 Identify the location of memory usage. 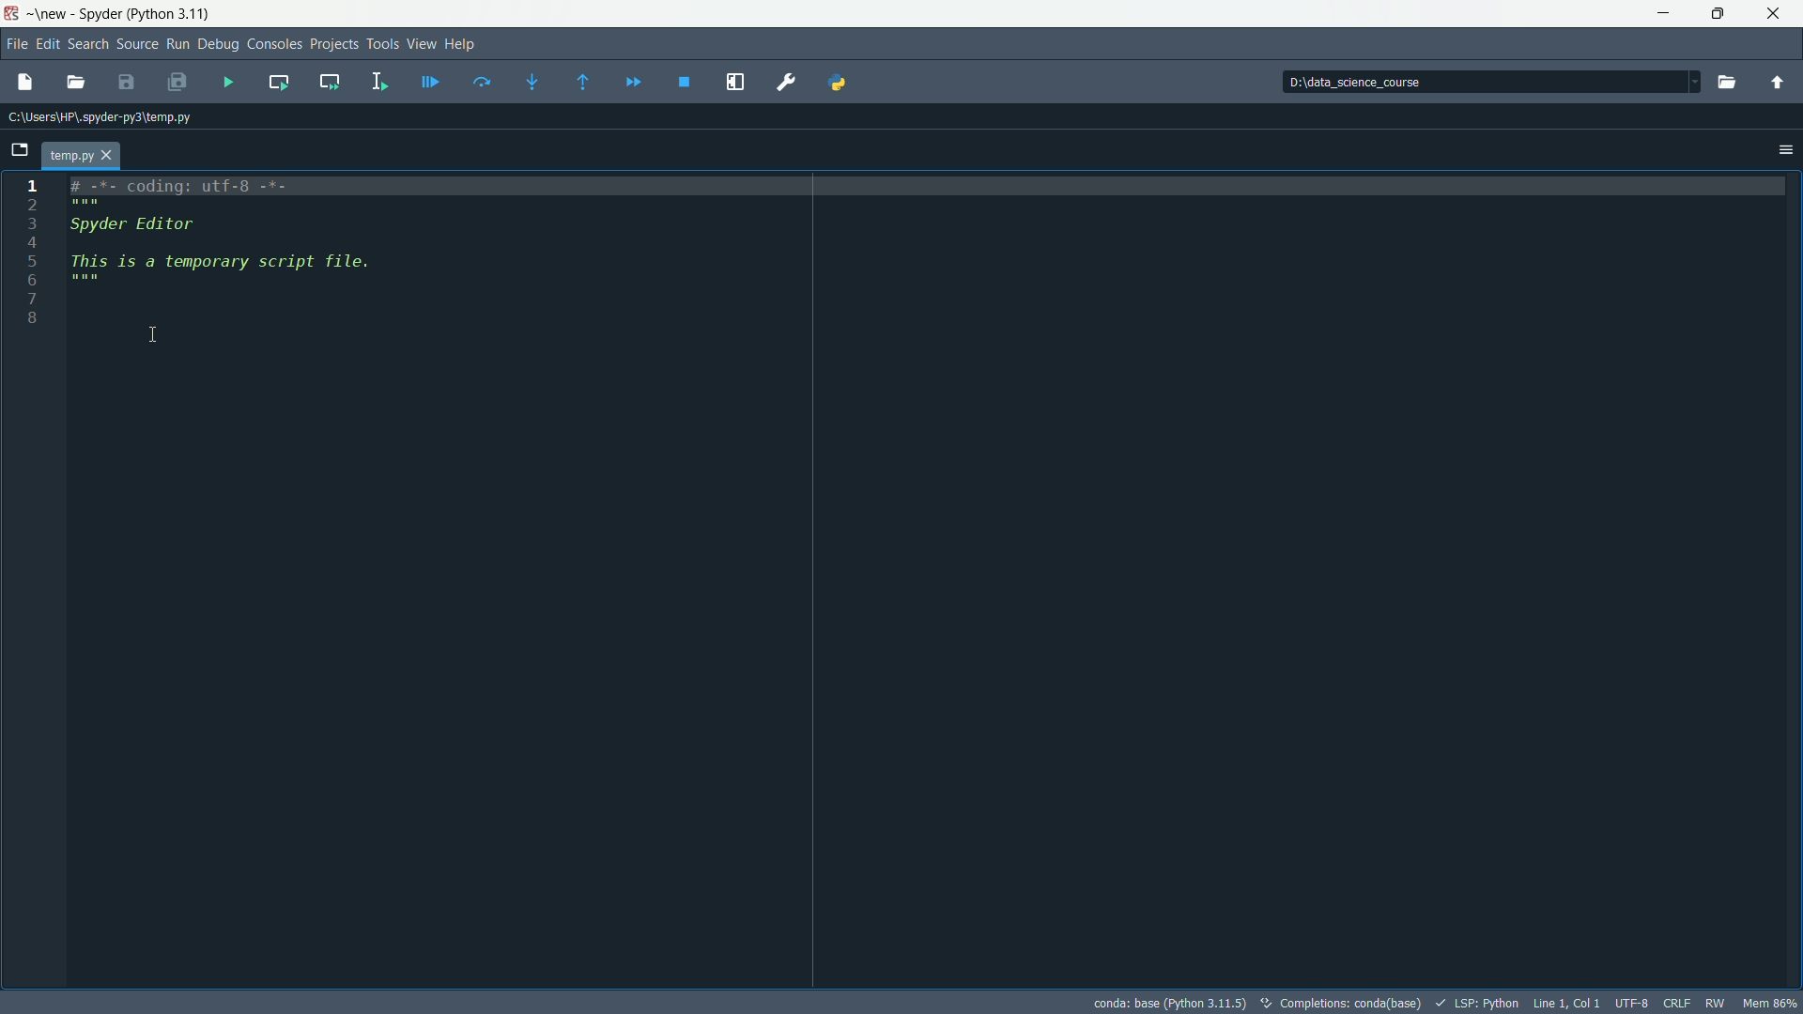
(1770, 1003).